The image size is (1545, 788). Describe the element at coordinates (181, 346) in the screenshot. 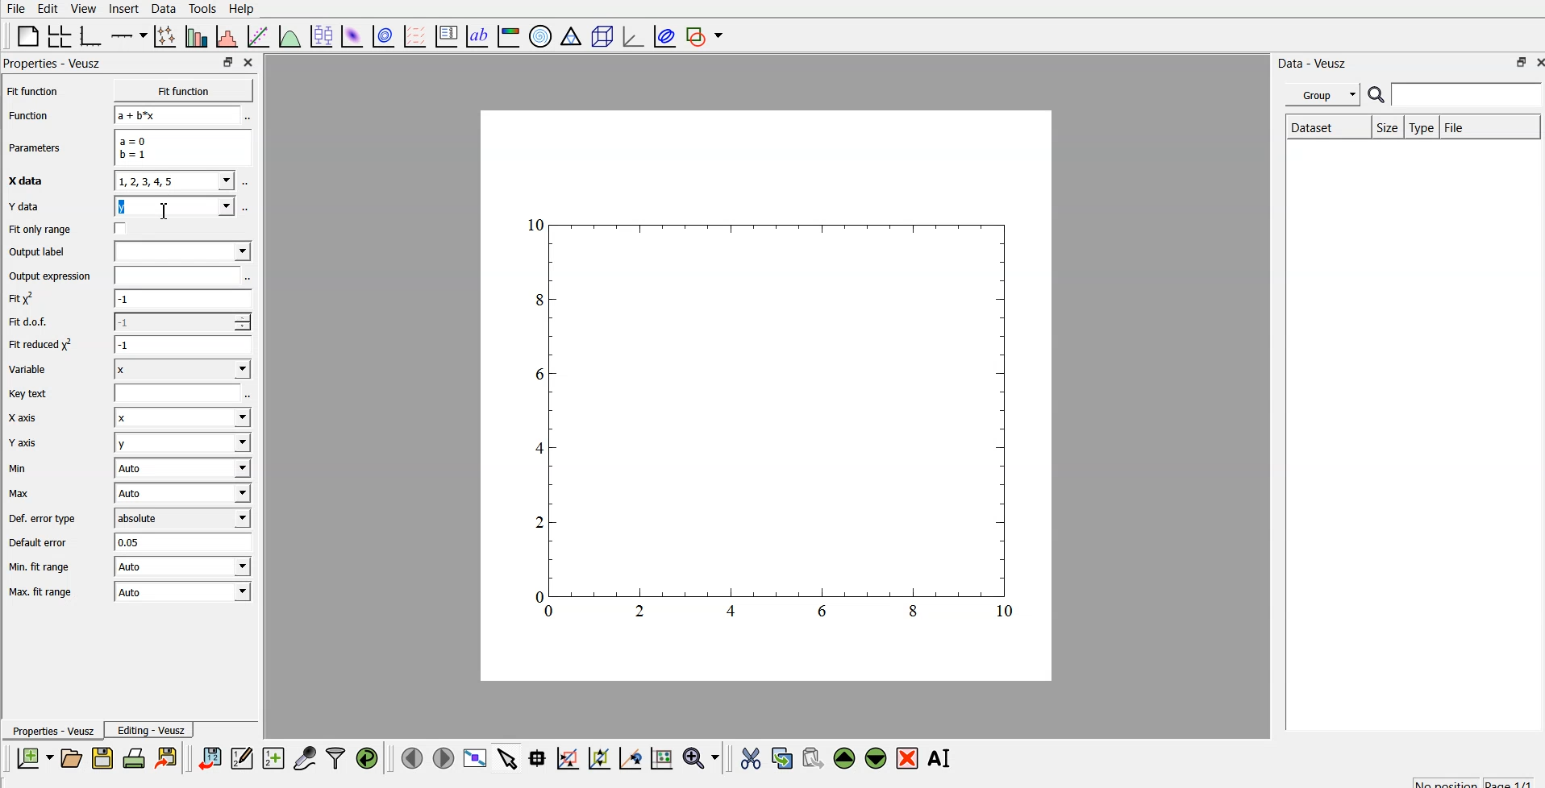

I see `1` at that location.